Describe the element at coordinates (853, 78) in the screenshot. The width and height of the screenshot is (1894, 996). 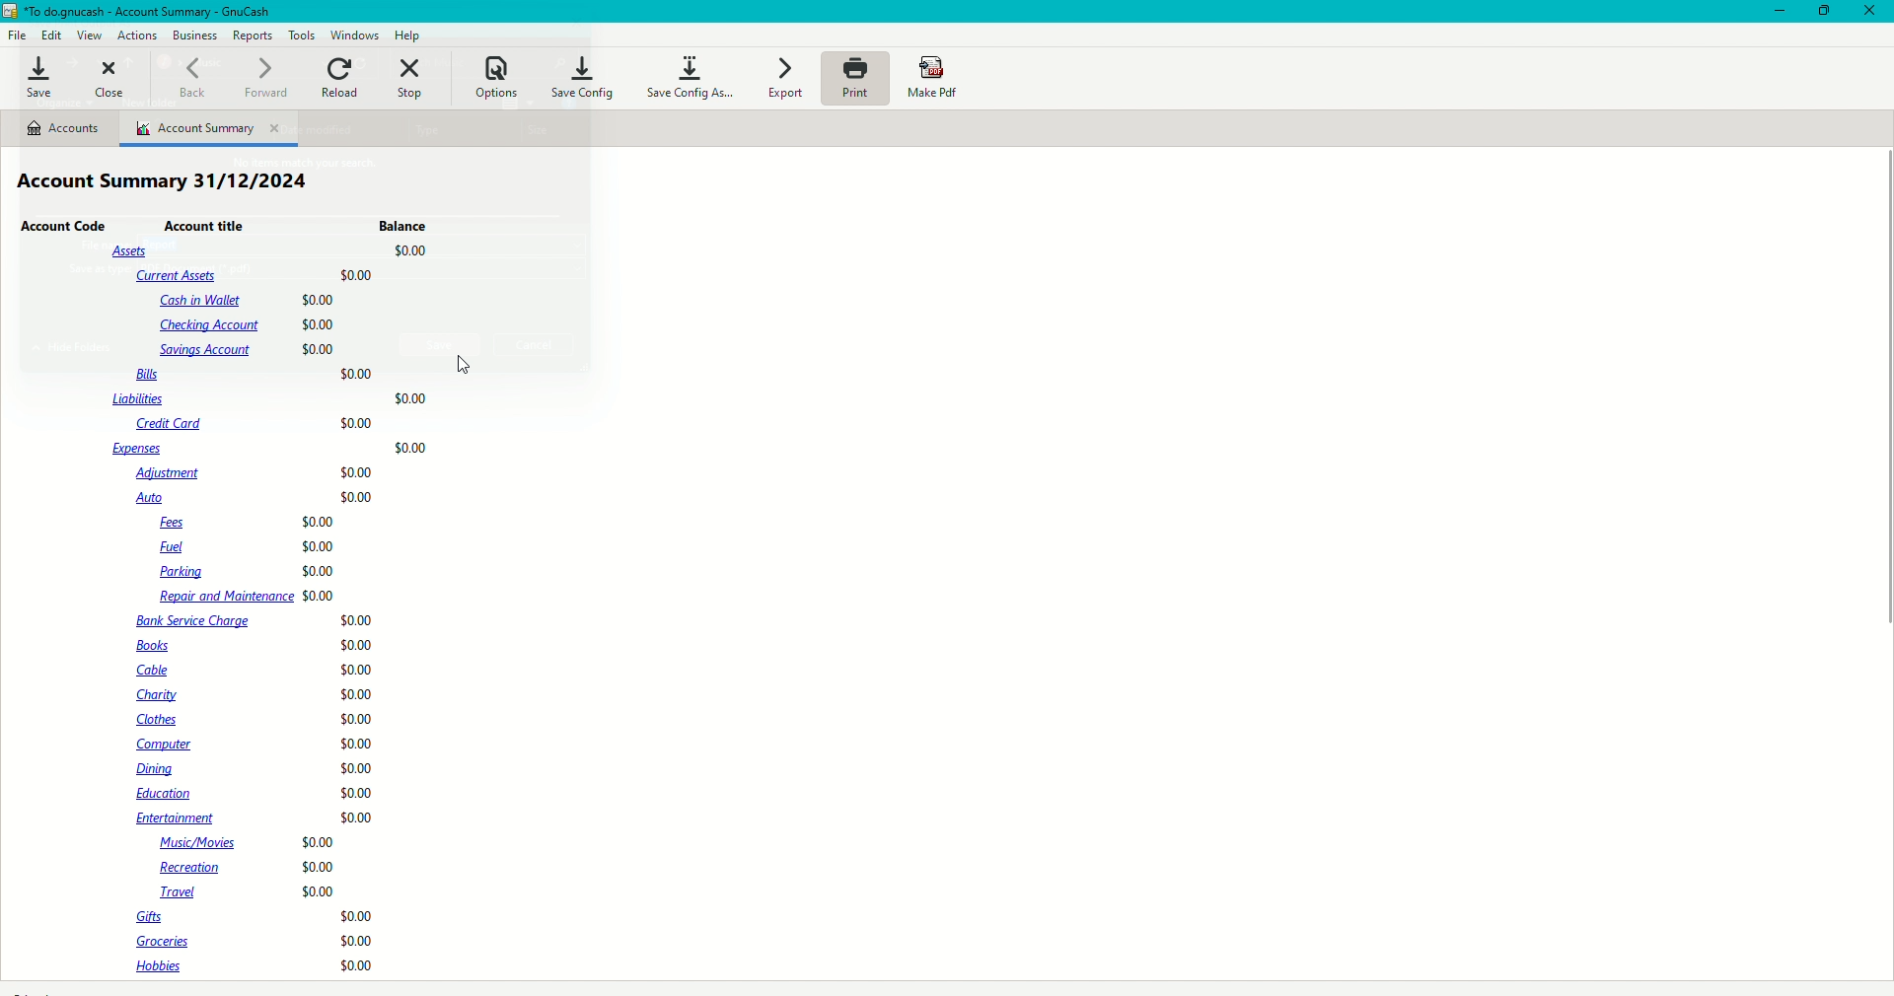
I see `Print` at that location.